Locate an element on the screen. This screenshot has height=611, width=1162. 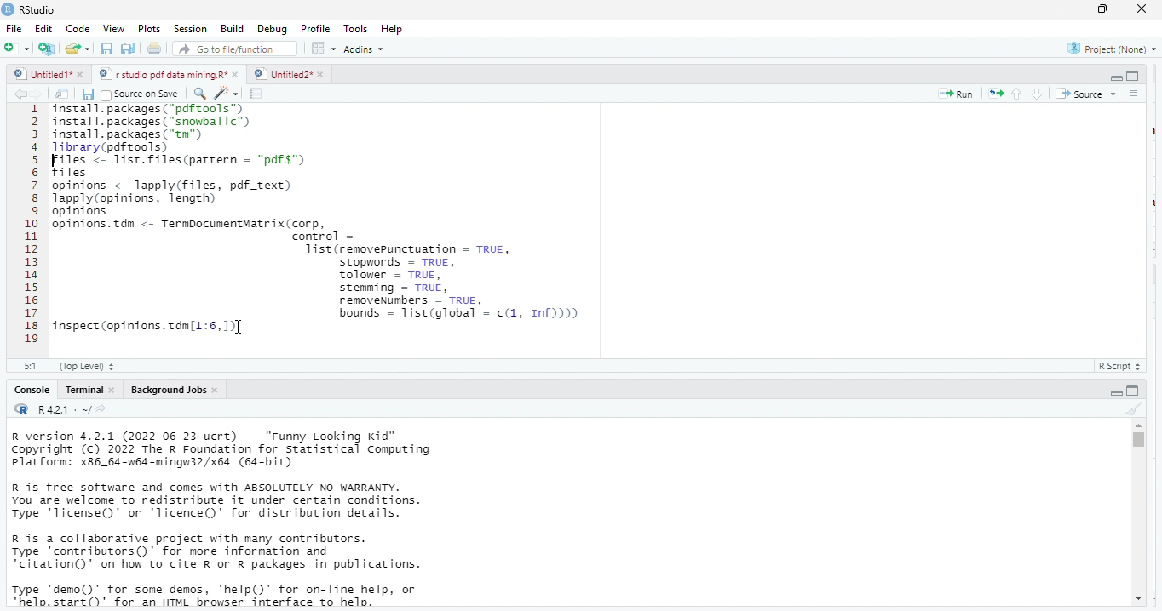
file is located at coordinates (15, 28).